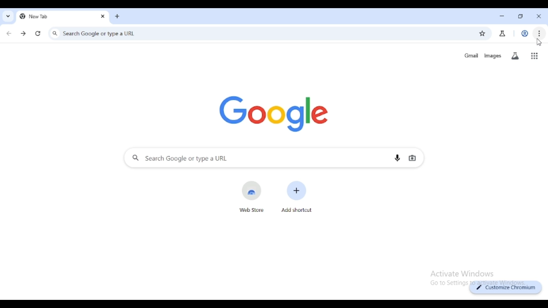  What do you see at coordinates (463, 273) in the screenshot?
I see `` at bounding box center [463, 273].